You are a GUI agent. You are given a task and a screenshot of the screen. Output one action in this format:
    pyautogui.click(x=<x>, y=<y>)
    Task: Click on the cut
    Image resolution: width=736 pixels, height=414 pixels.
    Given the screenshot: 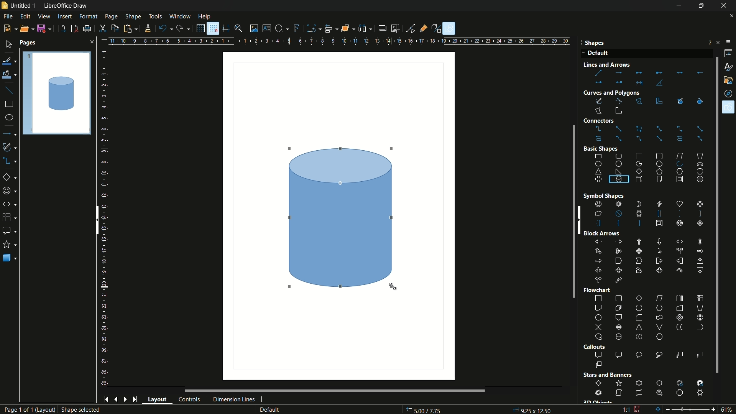 What is the action you would take?
    pyautogui.click(x=104, y=28)
    